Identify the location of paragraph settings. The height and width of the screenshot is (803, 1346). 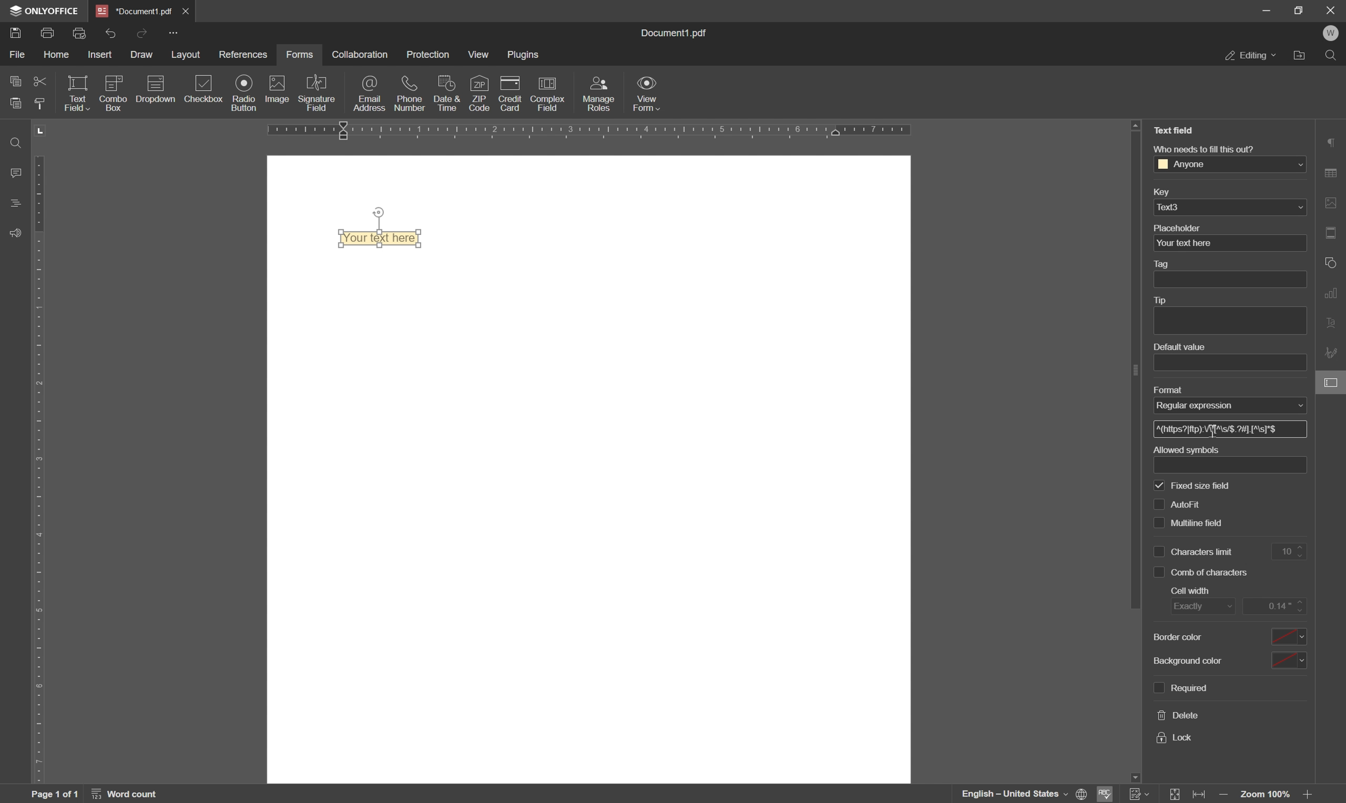
(1332, 142).